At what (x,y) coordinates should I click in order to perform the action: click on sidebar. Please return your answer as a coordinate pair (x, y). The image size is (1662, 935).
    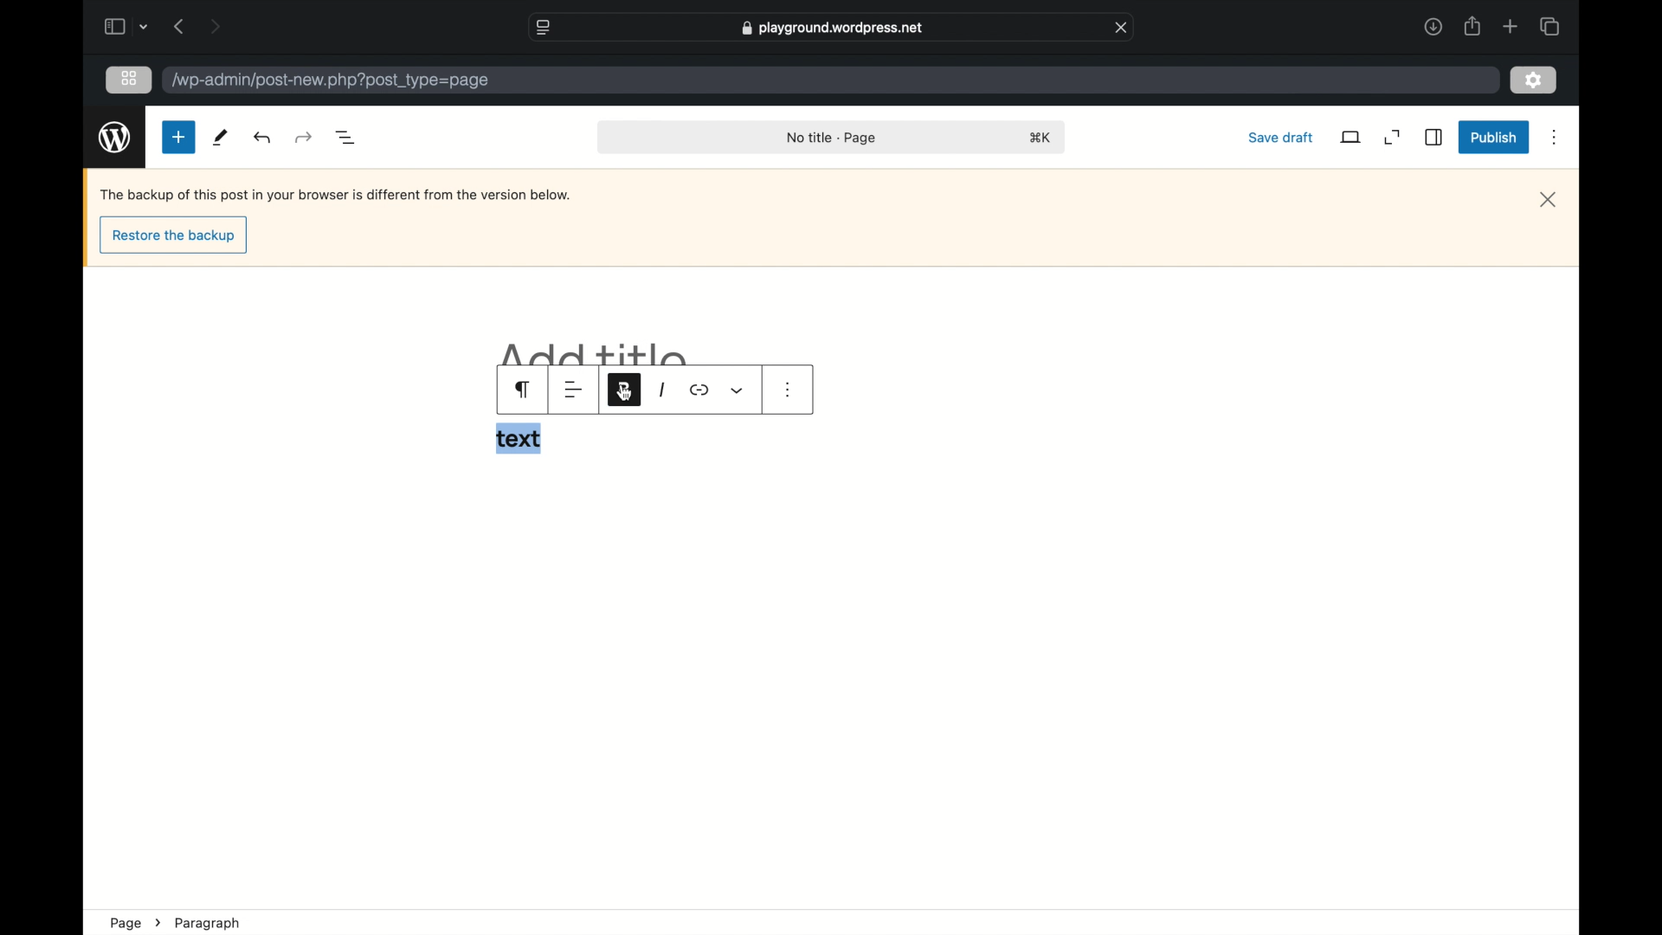
    Looking at the image, I should click on (113, 26).